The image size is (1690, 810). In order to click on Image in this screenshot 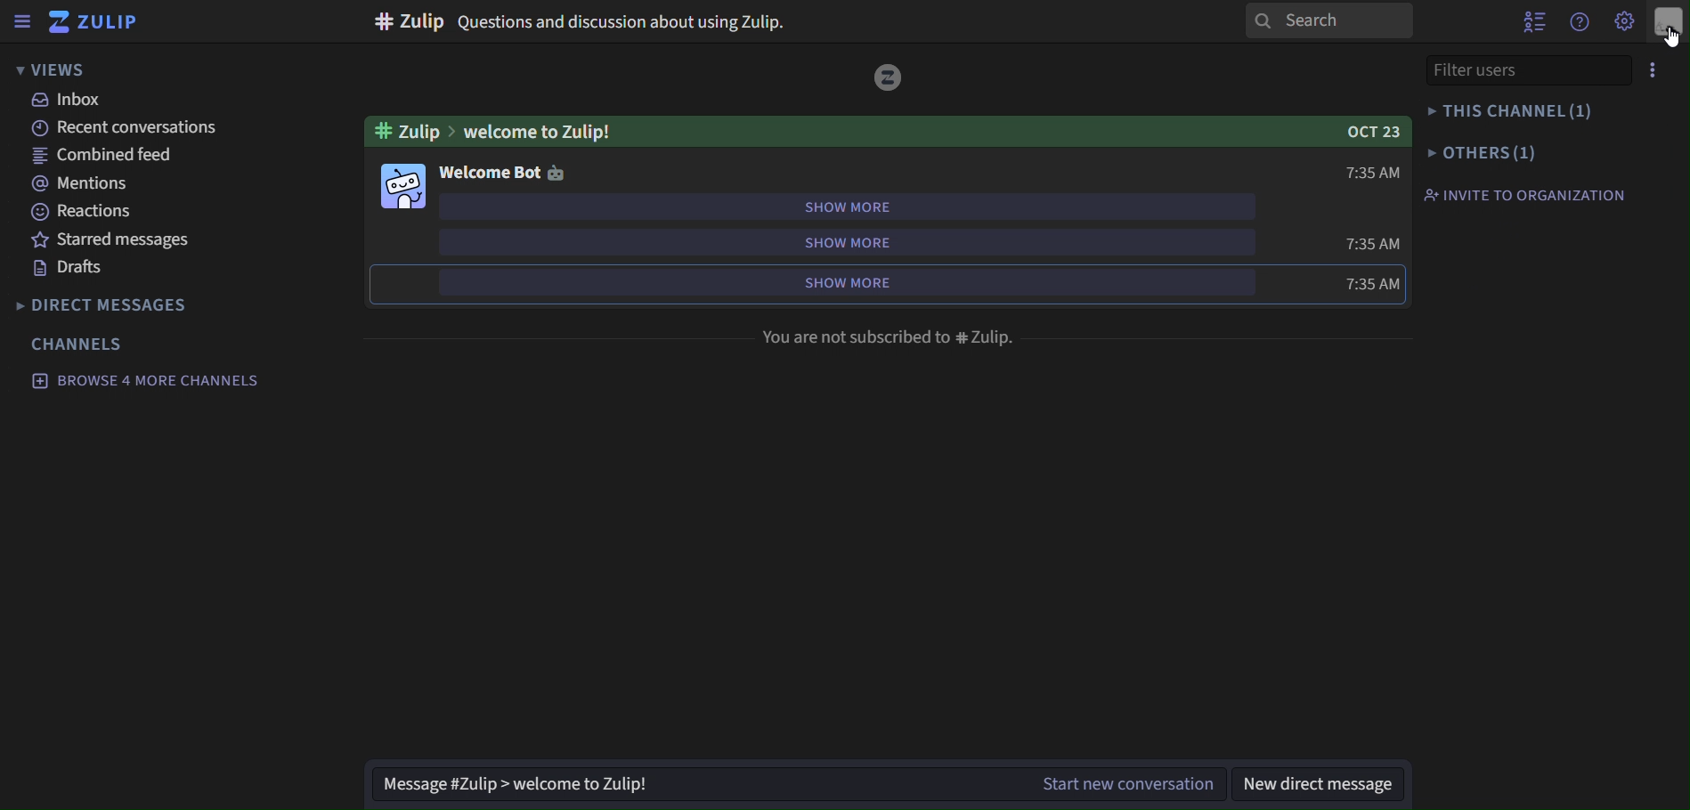, I will do `click(558, 171)`.